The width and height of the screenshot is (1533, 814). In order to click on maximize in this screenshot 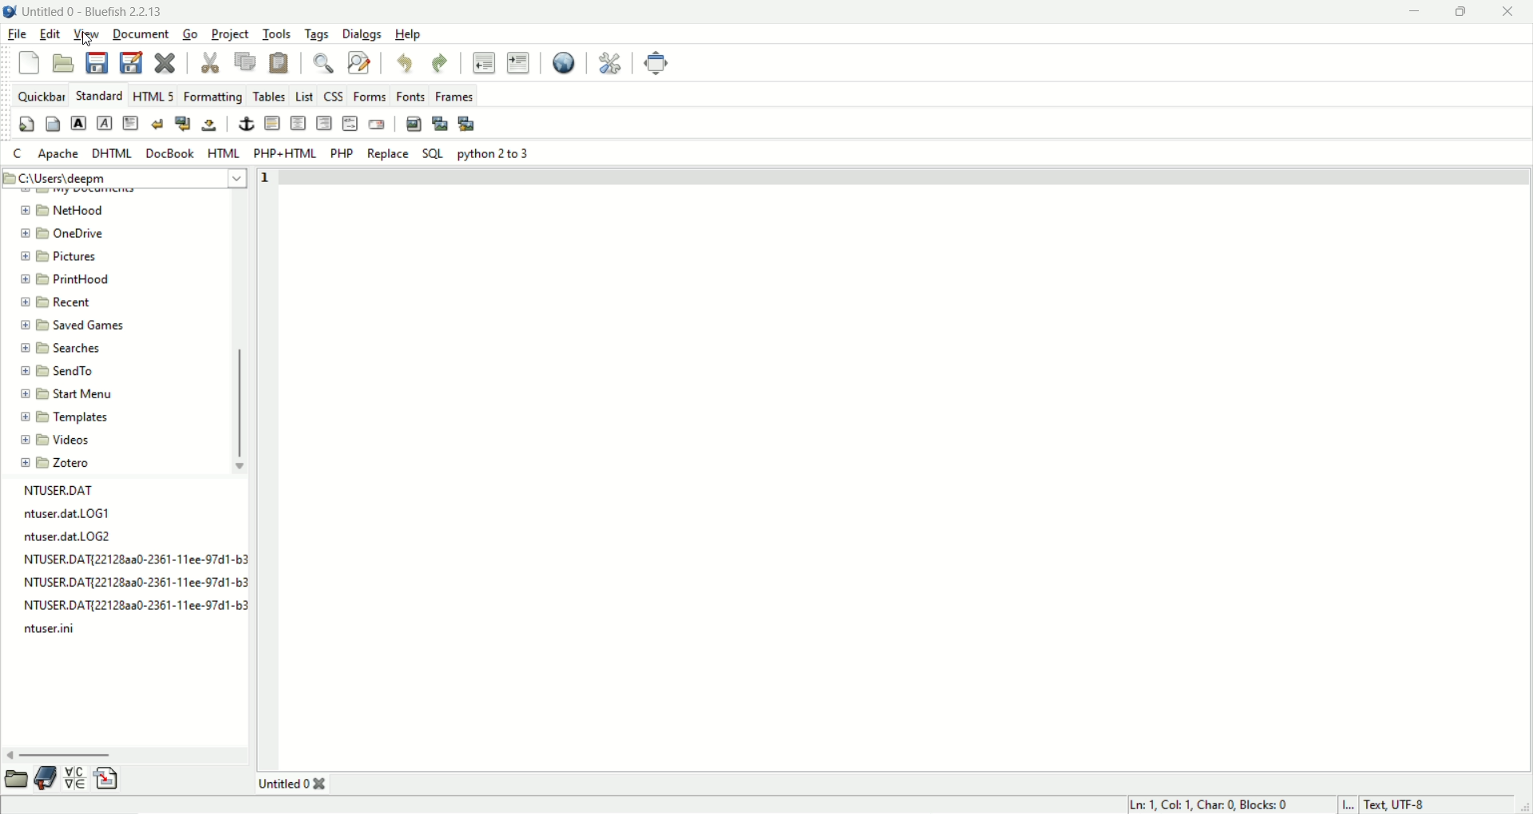, I will do `click(1464, 12)`.